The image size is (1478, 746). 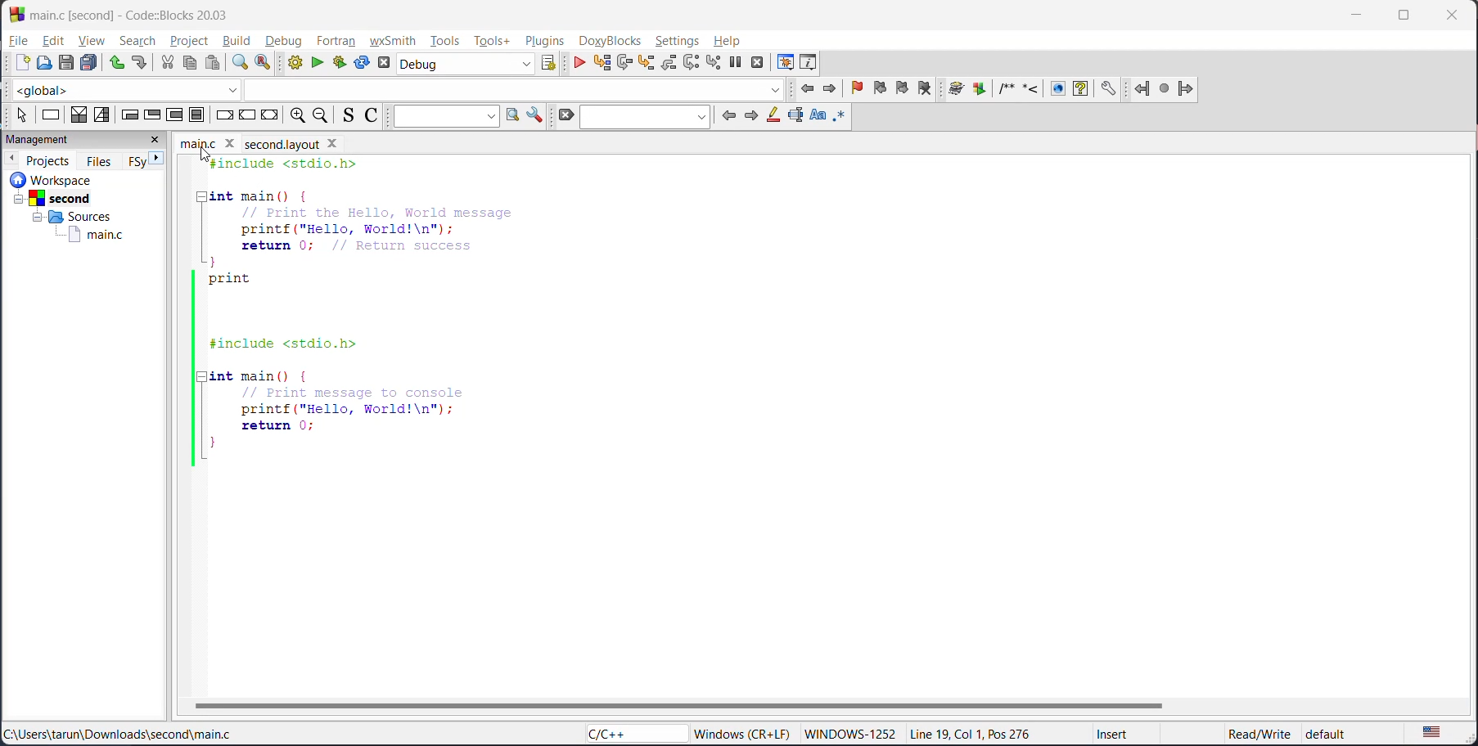 I want to click on find, so click(x=241, y=62).